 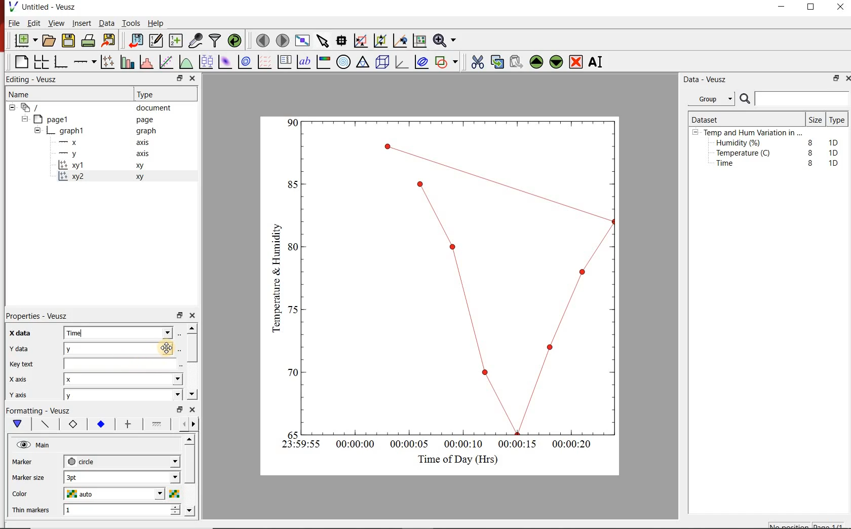 What do you see at coordinates (577, 62) in the screenshot?
I see `Remove the selected widget` at bounding box center [577, 62].